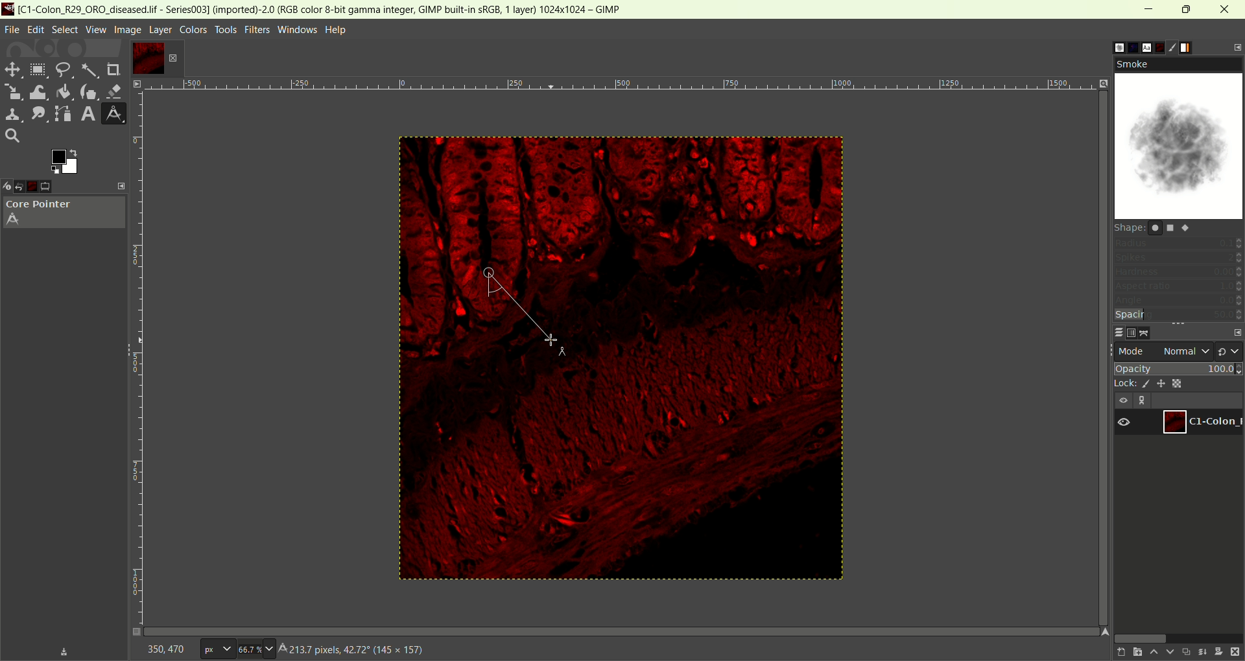 This screenshot has height=661, width=1245. I want to click on layer, so click(161, 30).